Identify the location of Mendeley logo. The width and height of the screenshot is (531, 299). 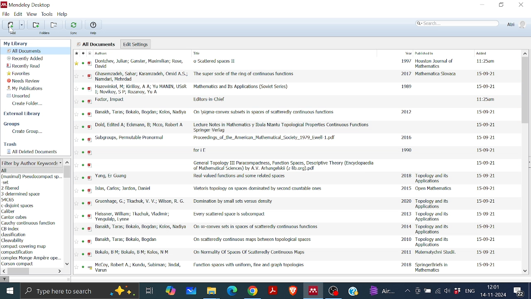
(29, 5).